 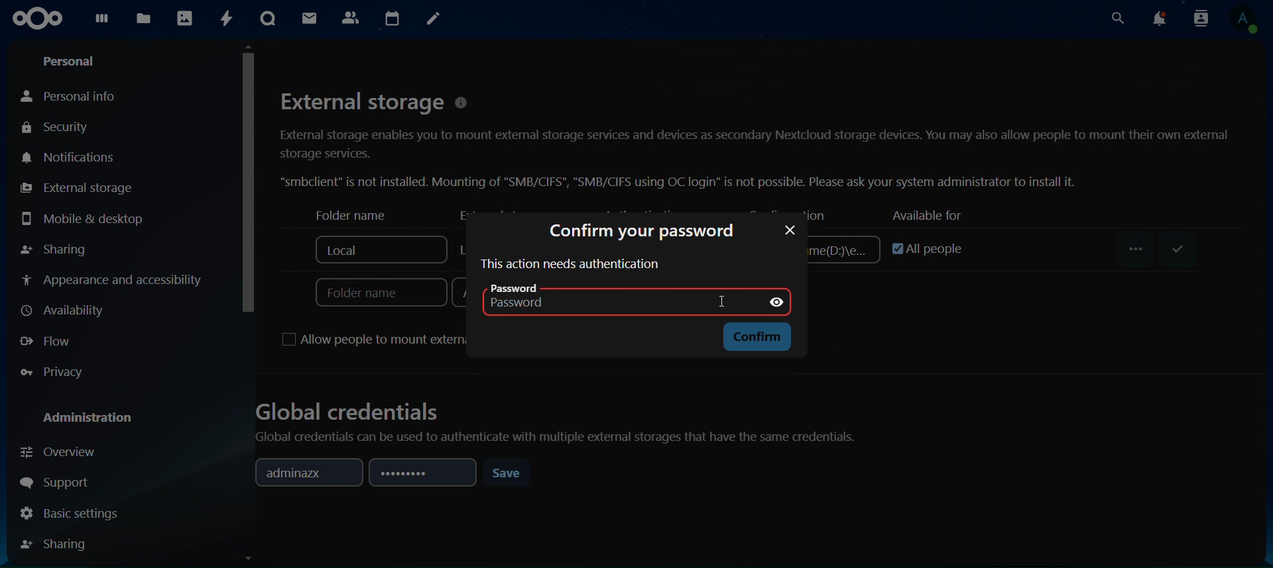 I want to click on notifications, so click(x=68, y=158).